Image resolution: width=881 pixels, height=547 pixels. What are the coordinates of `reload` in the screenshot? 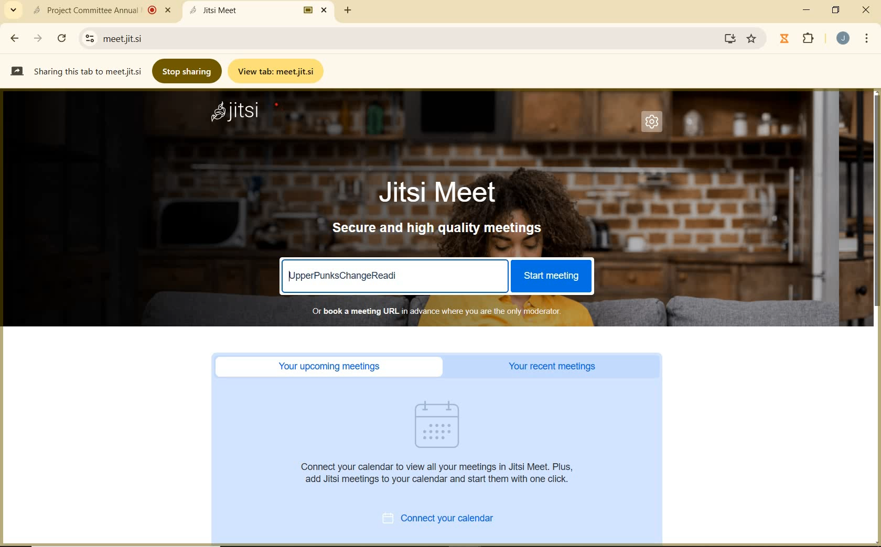 It's located at (61, 37).